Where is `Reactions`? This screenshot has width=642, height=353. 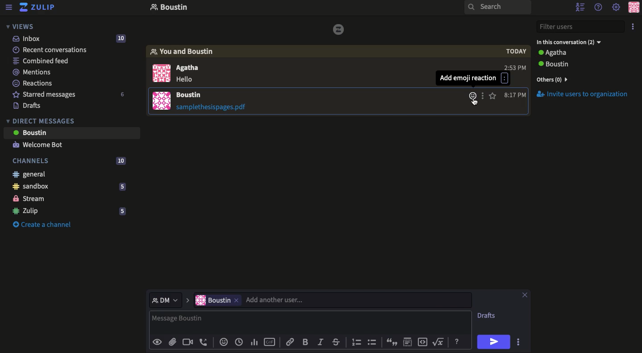
Reactions is located at coordinates (33, 84).